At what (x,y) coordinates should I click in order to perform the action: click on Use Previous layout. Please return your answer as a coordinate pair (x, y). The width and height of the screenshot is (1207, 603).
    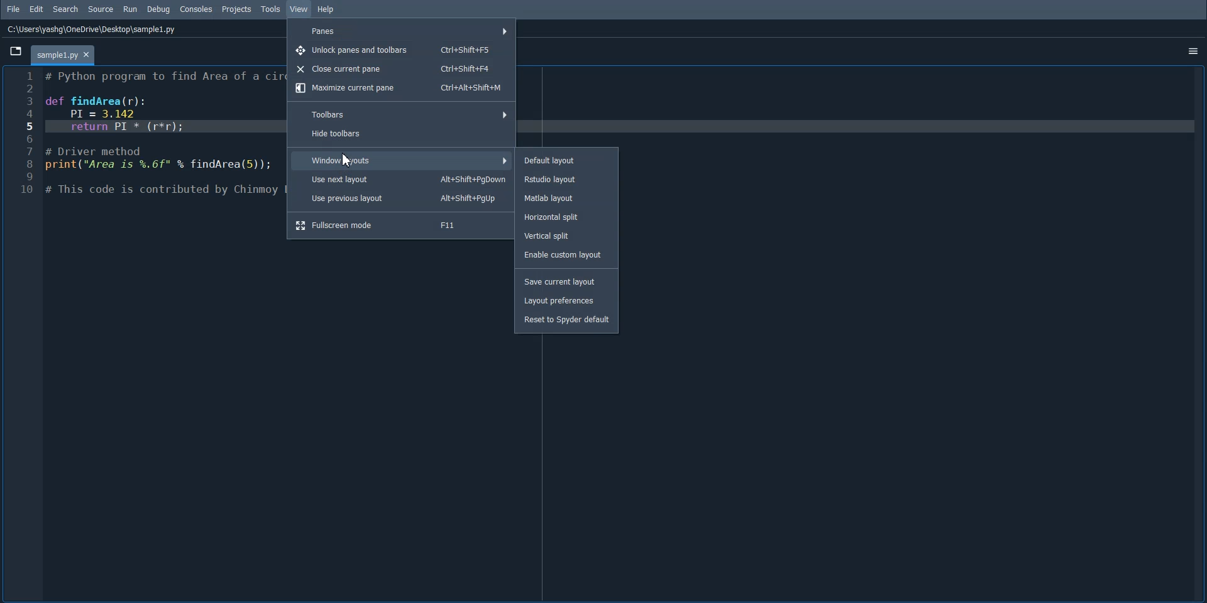
    Looking at the image, I should click on (400, 198).